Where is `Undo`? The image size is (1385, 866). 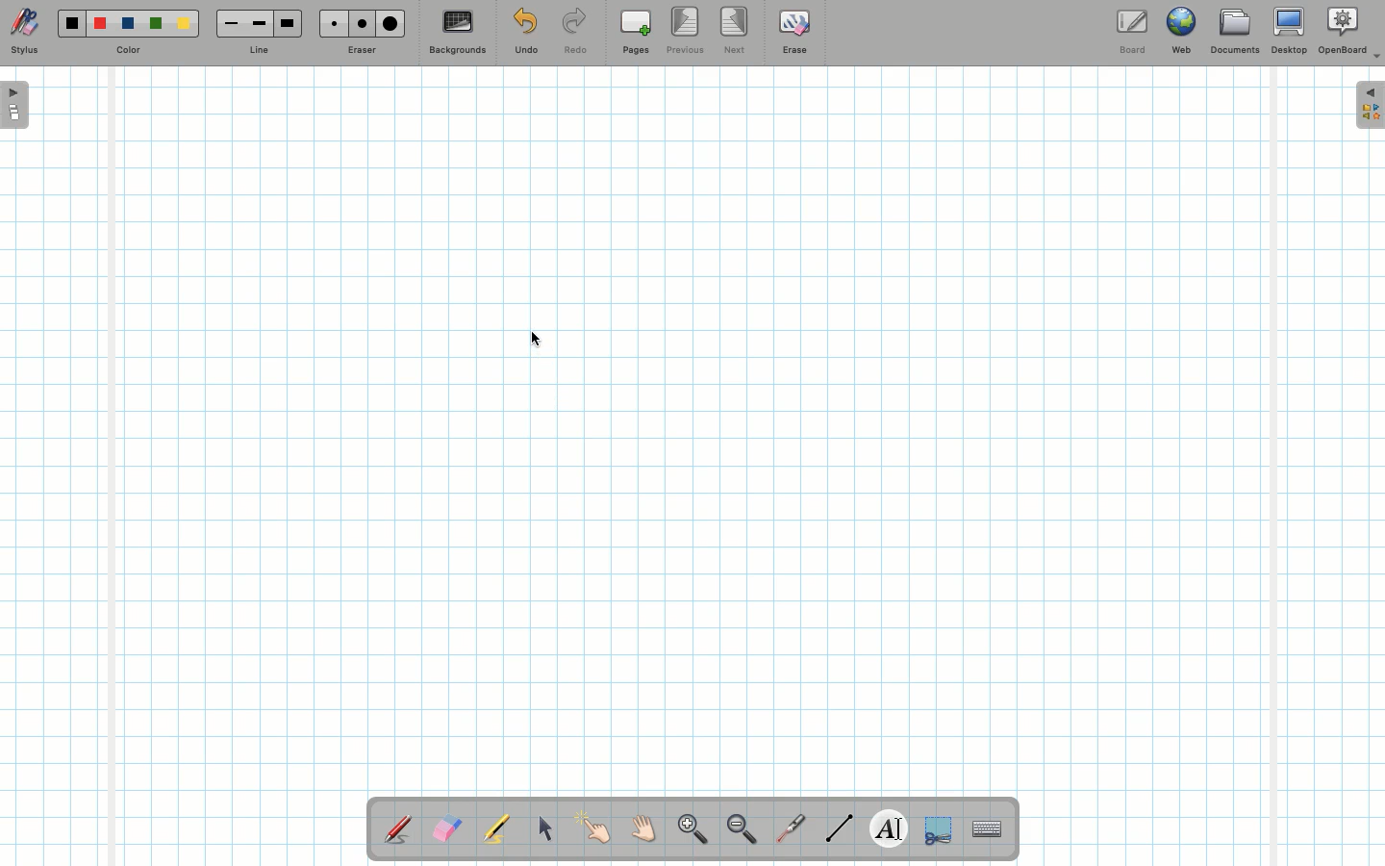 Undo is located at coordinates (525, 35).